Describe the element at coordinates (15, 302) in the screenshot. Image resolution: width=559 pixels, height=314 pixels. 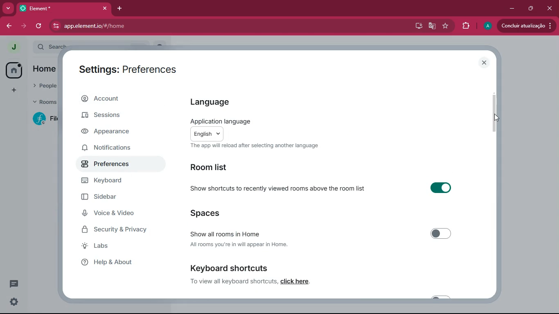
I see `settings` at that location.